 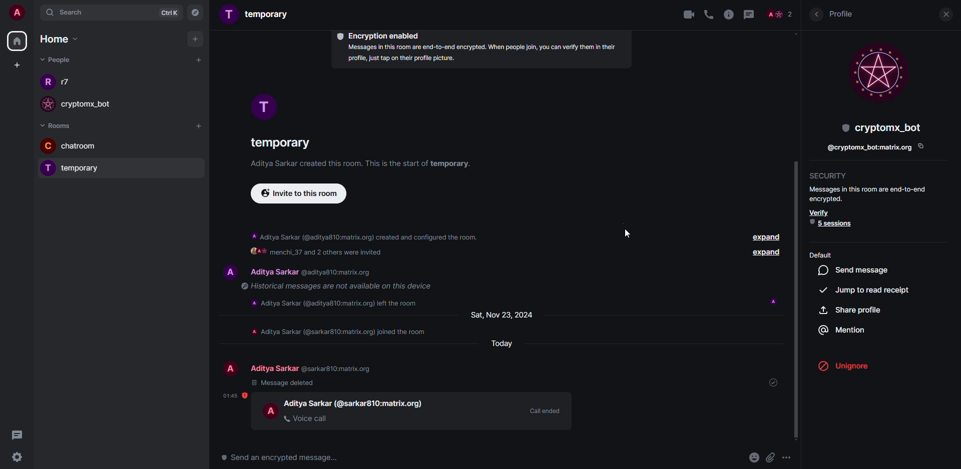 What do you see at coordinates (710, 14) in the screenshot?
I see `voice call` at bounding box center [710, 14].